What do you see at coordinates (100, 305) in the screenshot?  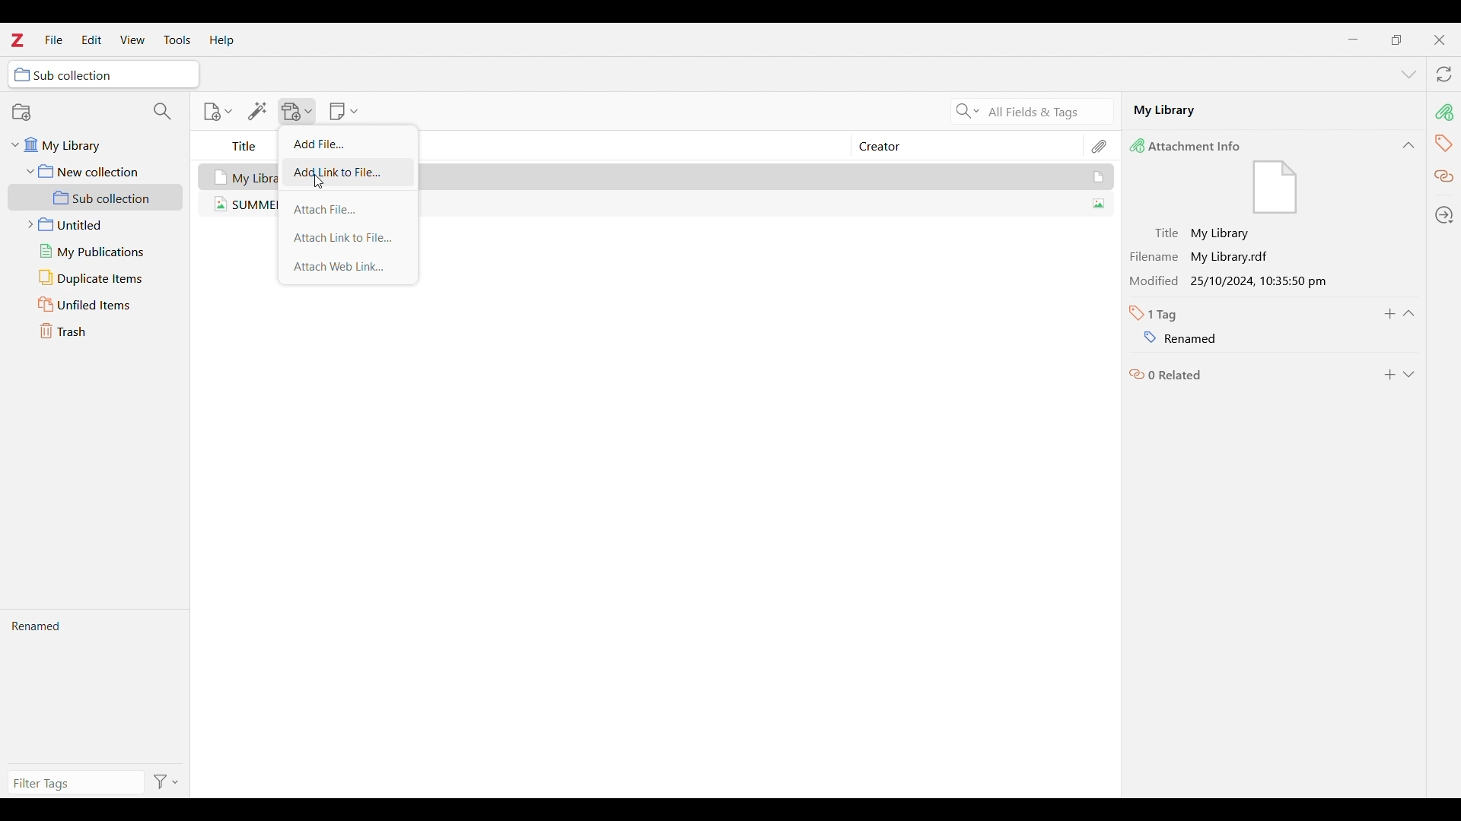 I see `Unfiled items folder` at bounding box center [100, 305].